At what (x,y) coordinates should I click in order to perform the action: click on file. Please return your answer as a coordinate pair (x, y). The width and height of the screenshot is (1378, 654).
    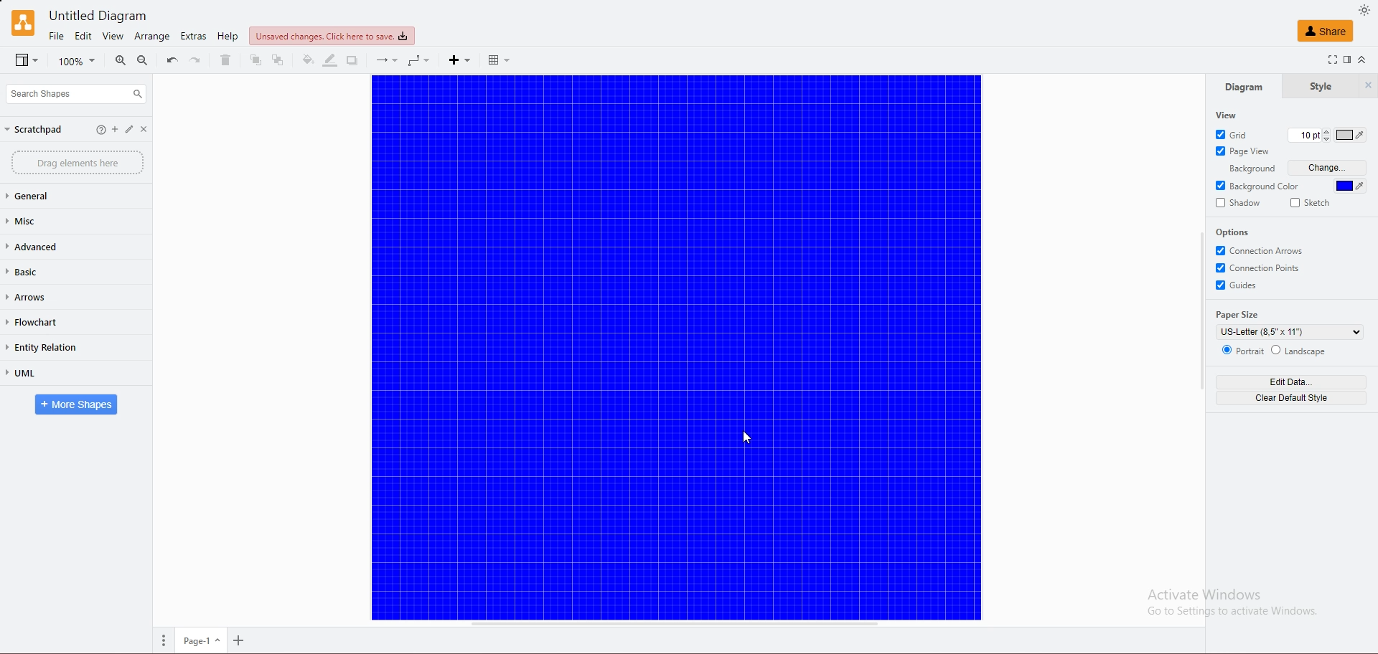
    Looking at the image, I should click on (57, 36).